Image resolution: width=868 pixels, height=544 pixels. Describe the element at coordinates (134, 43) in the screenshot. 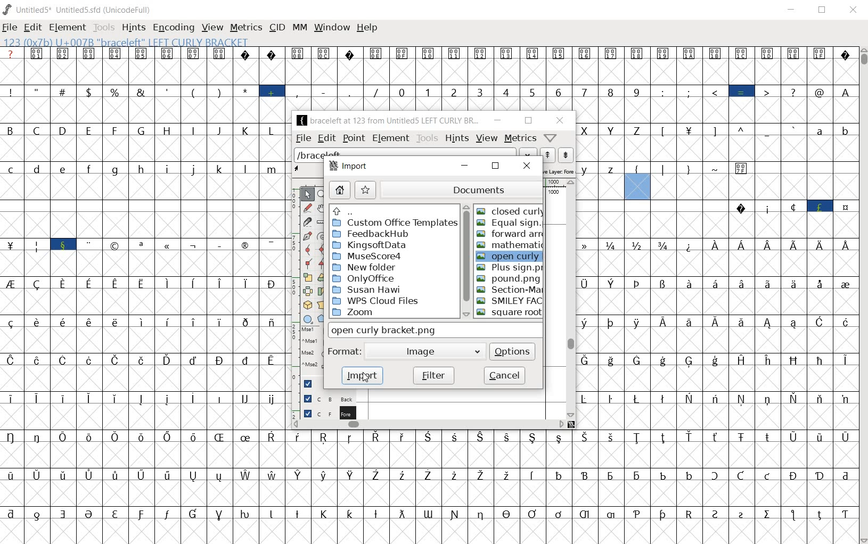

I see `123 (0x7b) U+007B "braceleft" LEFT CURLY BRACKET` at that location.